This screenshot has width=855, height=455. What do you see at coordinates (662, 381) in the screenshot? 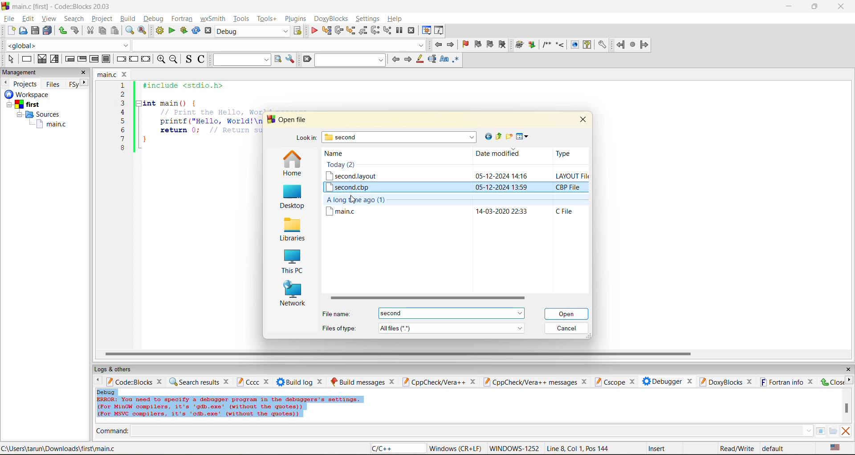
I see `debugger` at bounding box center [662, 381].